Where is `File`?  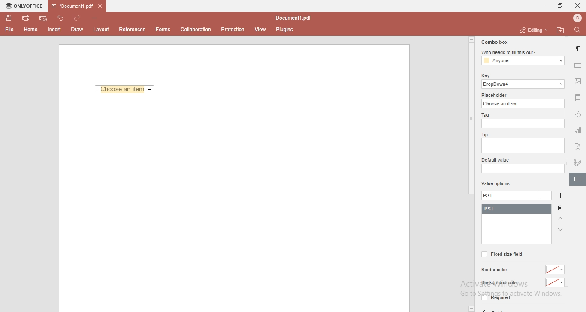
File is located at coordinates (9, 30).